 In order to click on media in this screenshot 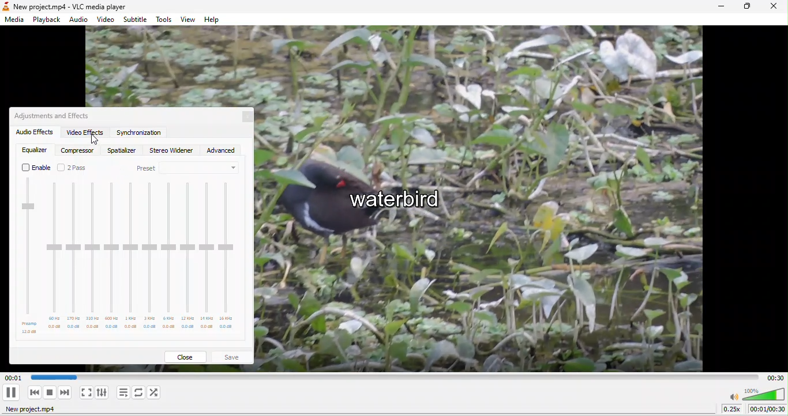, I will do `click(14, 21)`.